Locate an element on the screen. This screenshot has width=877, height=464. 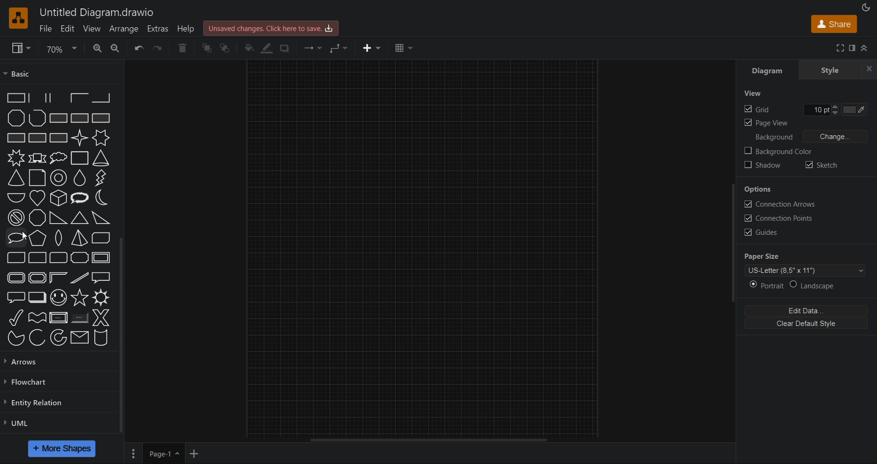
Appearance is located at coordinates (867, 8).